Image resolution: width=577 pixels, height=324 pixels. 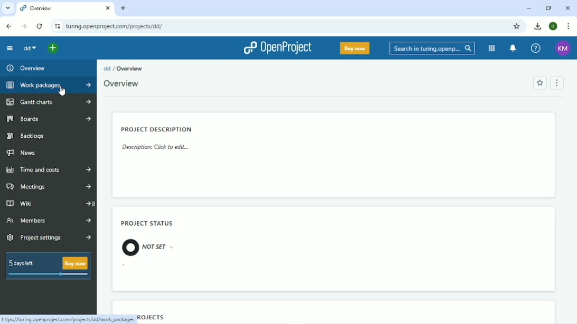 I want to click on OpenProject, so click(x=277, y=48).